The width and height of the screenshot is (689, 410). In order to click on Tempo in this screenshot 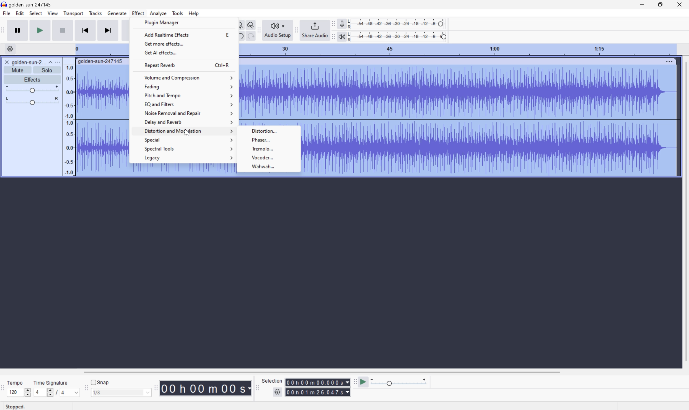, I will do `click(15, 382)`.